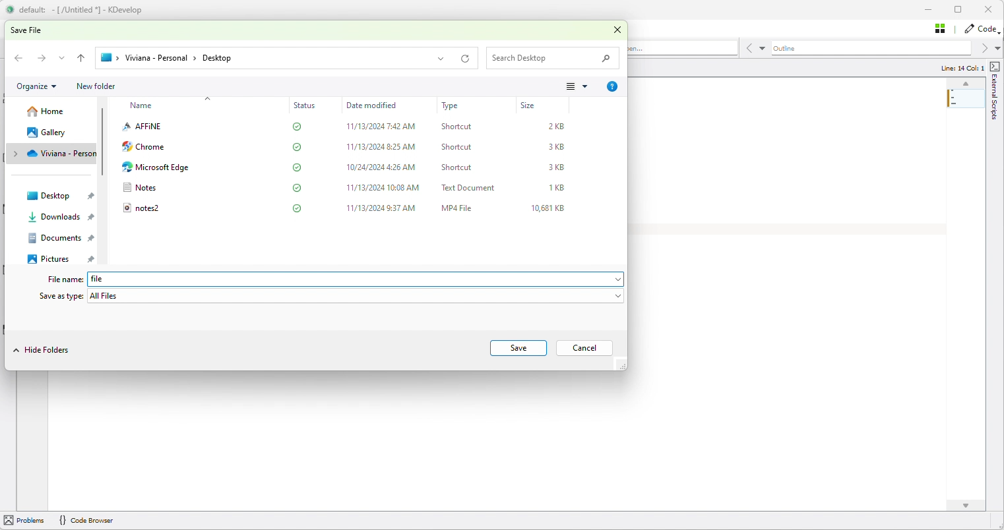 The height and width of the screenshot is (530, 1004). What do you see at coordinates (59, 238) in the screenshot?
I see `Documents` at bounding box center [59, 238].